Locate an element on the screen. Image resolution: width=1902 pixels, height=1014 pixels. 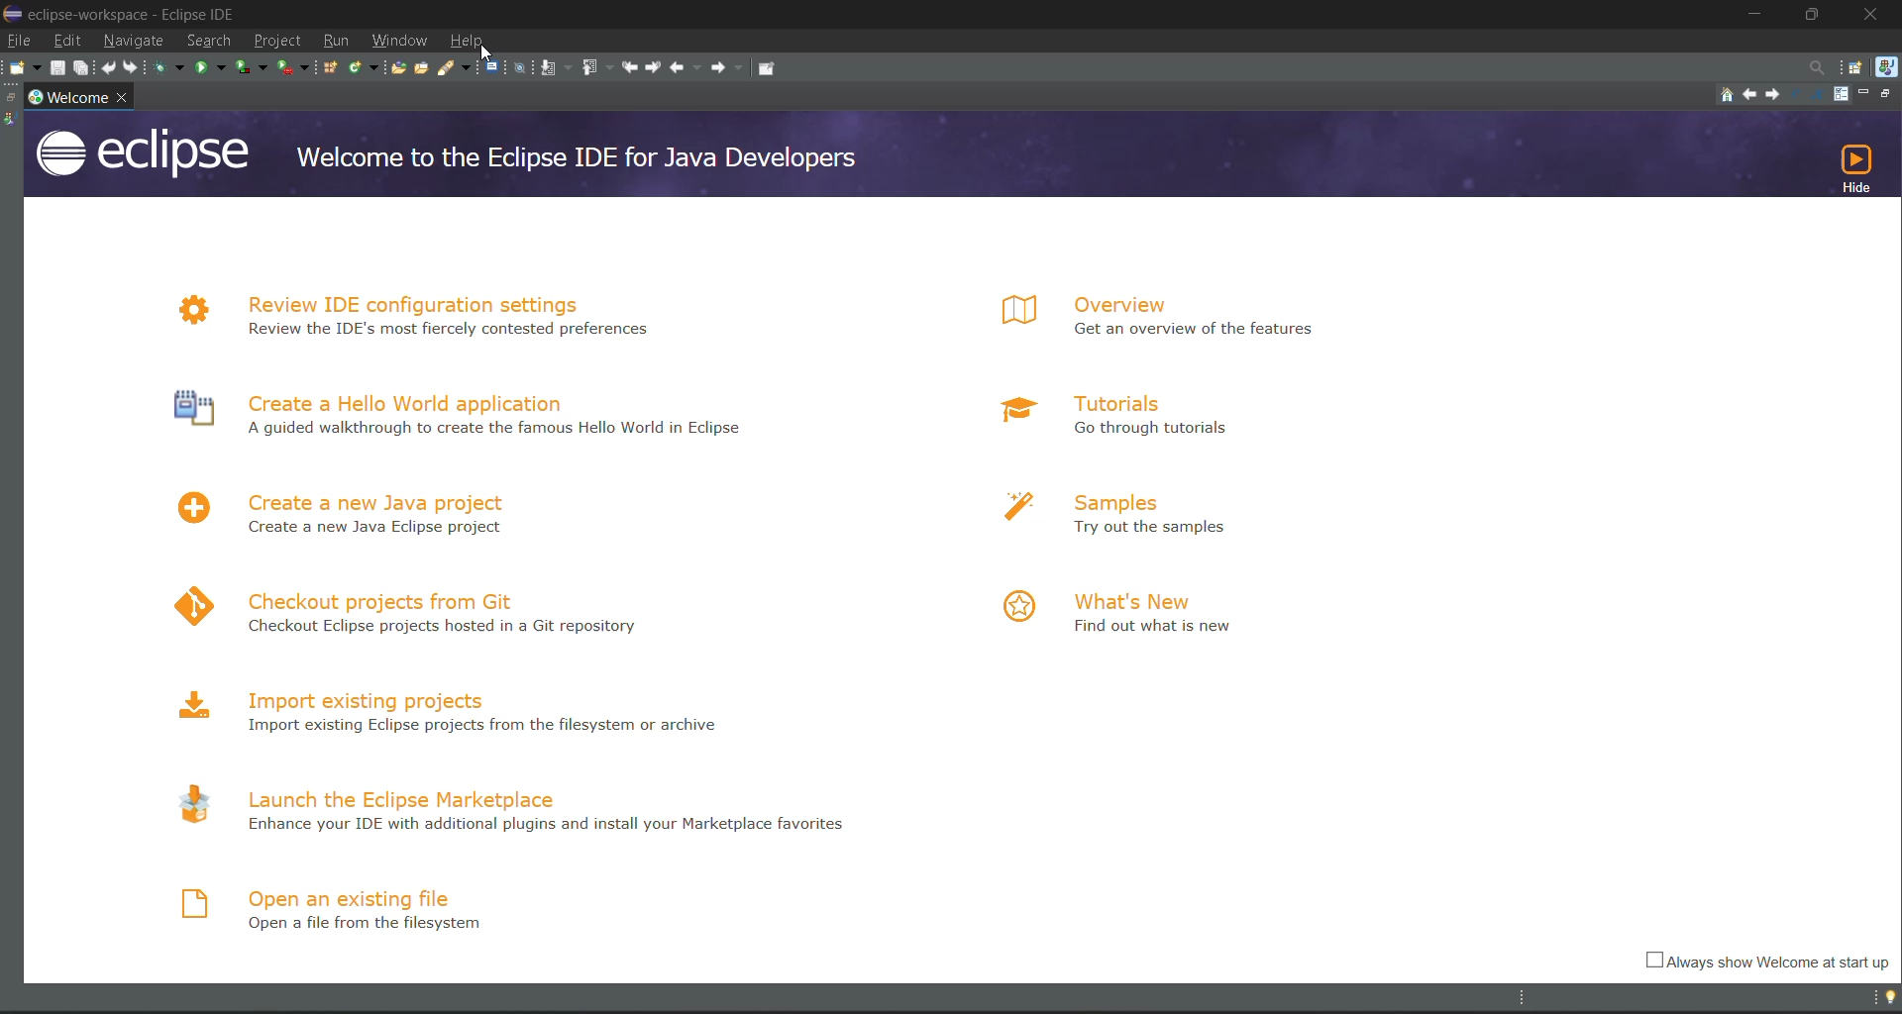
new java class is located at coordinates (362, 67).